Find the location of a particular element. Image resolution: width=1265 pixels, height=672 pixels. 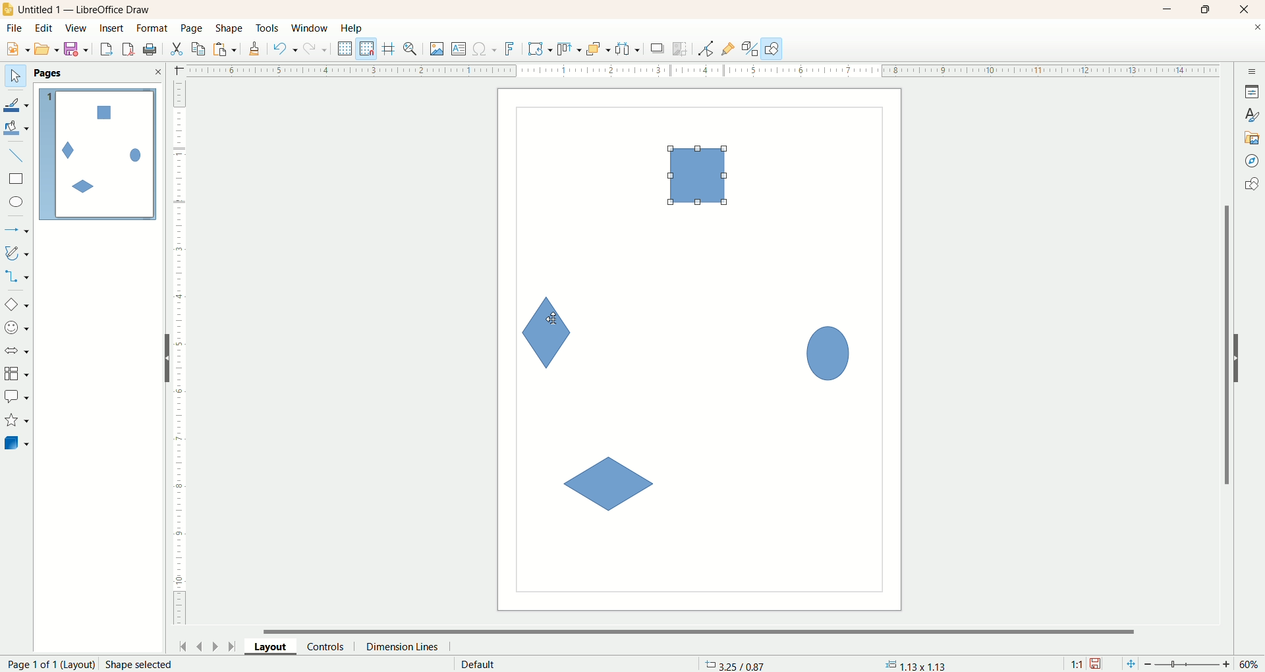

gluepoint function is located at coordinates (728, 49).